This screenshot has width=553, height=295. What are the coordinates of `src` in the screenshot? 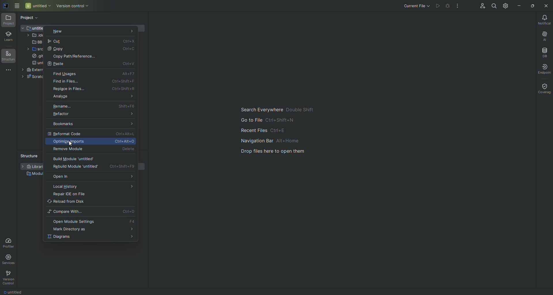 It's located at (33, 50).